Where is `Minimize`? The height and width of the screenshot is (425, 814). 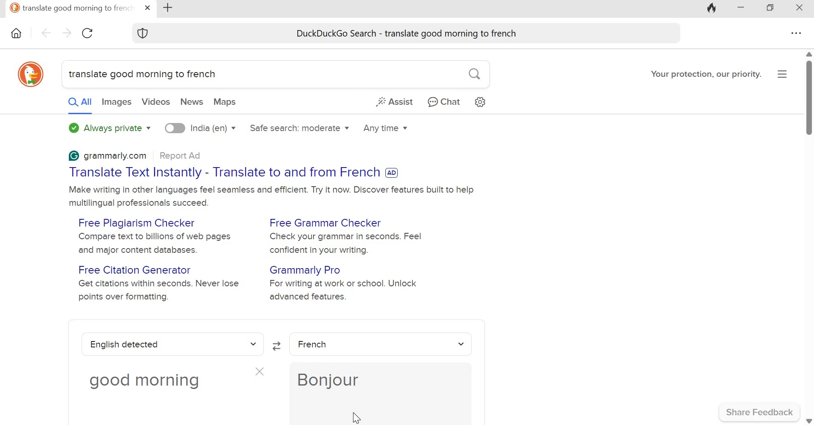
Minimize is located at coordinates (743, 8).